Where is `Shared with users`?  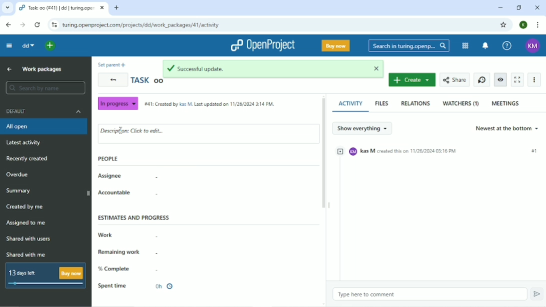 Shared with users is located at coordinates (29, 239).